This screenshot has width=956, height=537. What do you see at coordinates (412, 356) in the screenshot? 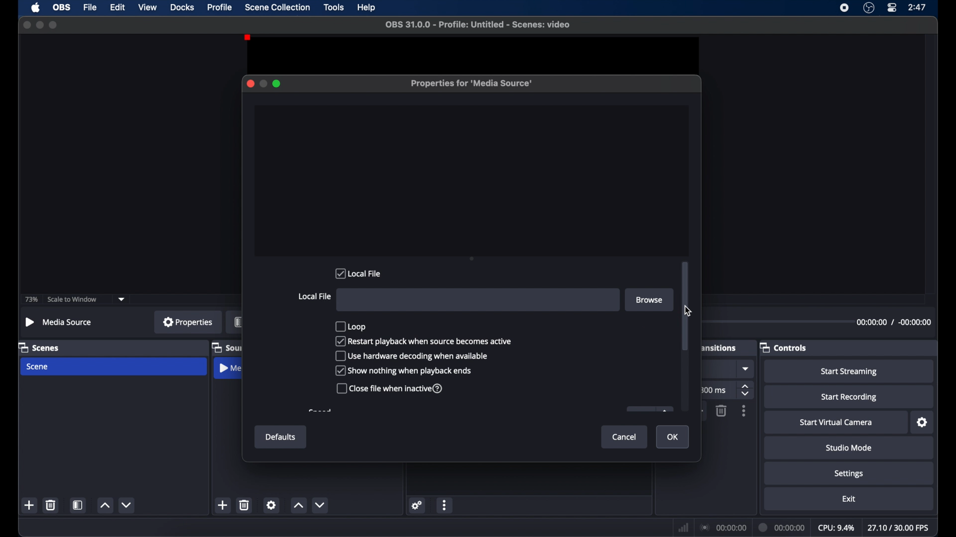
I see `checkbox` at bounding box center [412, 356].